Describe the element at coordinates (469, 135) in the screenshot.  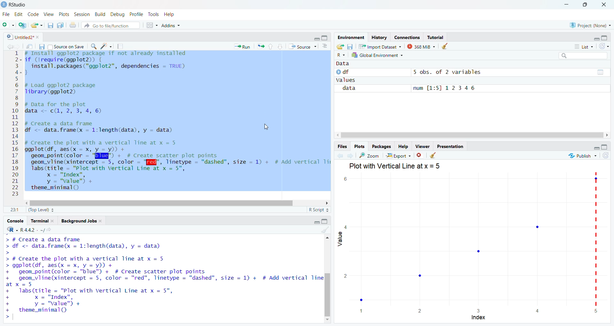
I see `scroll bar` at that location.